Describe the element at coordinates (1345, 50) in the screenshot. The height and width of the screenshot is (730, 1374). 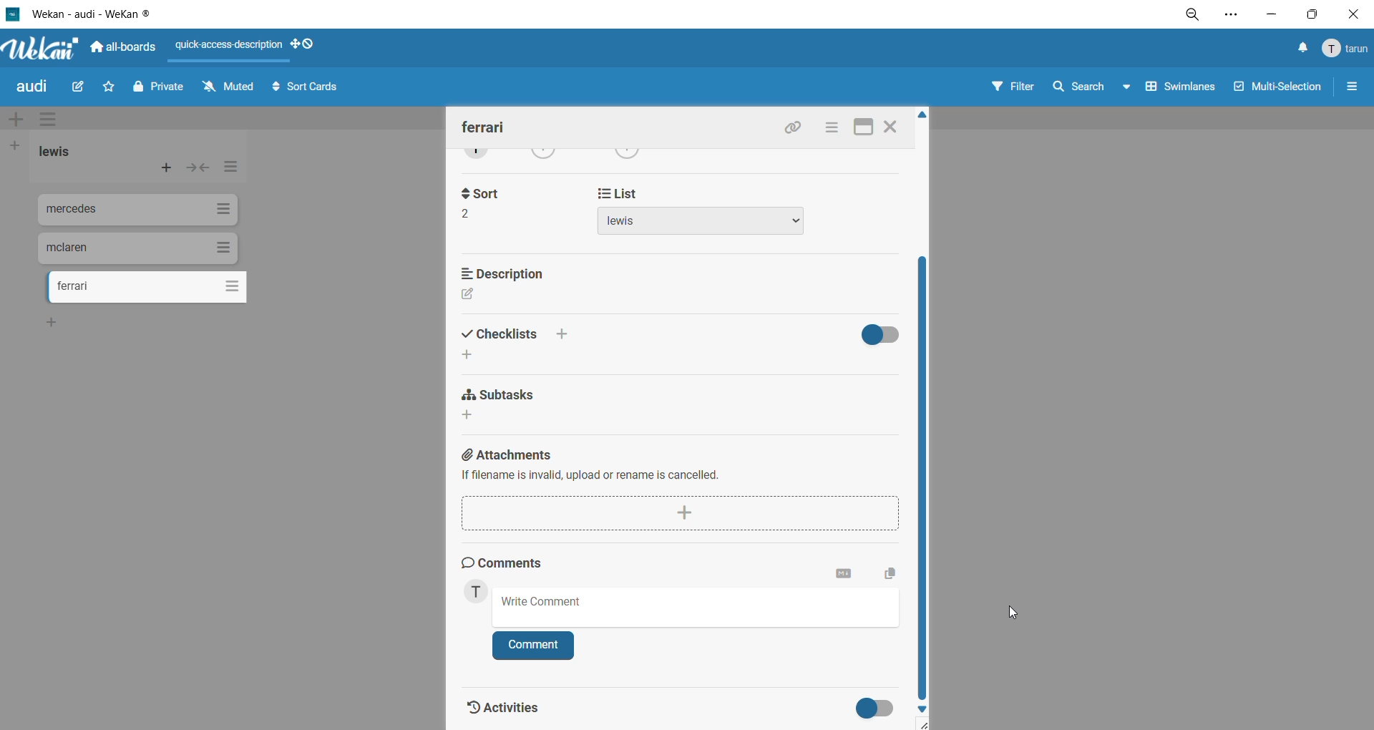
I see `menu` at that location.